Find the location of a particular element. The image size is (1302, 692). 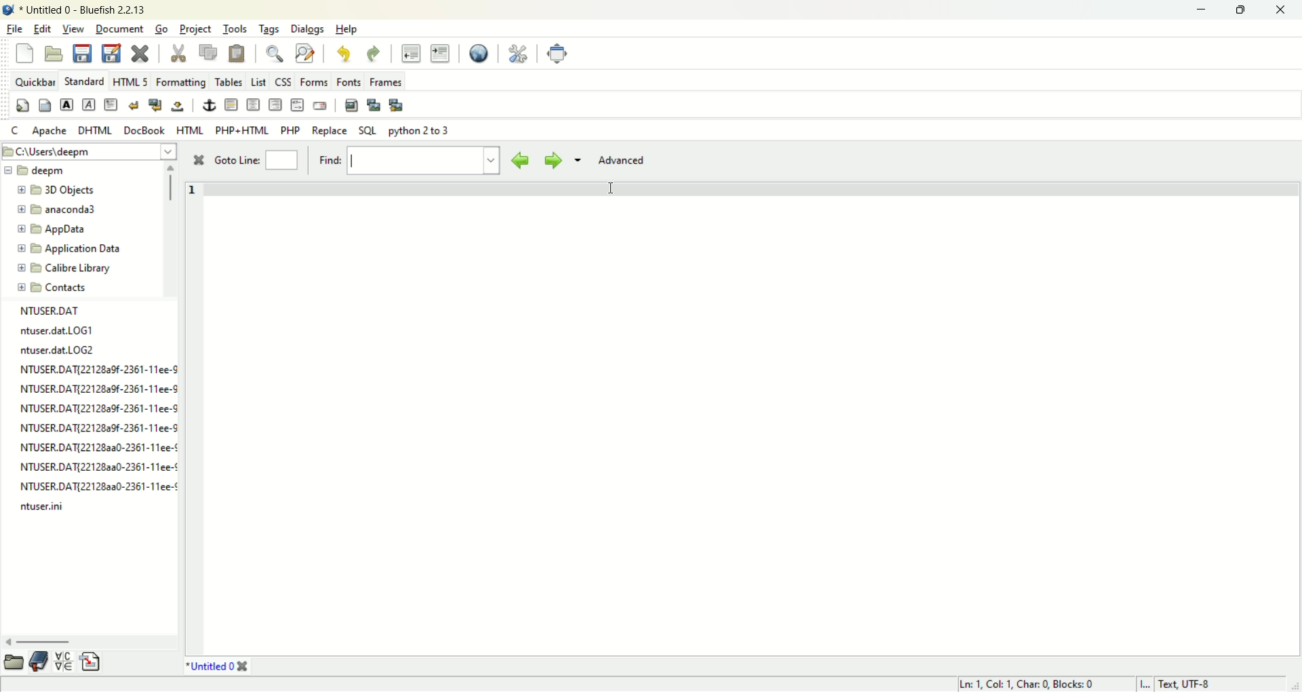

Ln: 1 Col 1 Char 0 Blocks: 0 is located at coordinates (1024, 683).